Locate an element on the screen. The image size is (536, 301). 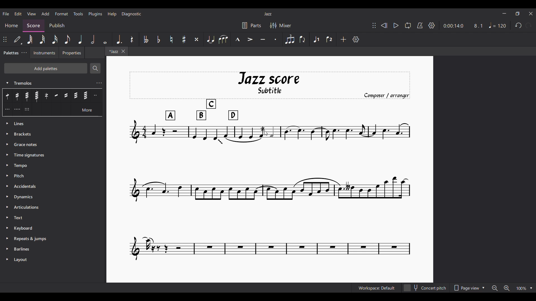
Default is located at coordinates (18, 39).